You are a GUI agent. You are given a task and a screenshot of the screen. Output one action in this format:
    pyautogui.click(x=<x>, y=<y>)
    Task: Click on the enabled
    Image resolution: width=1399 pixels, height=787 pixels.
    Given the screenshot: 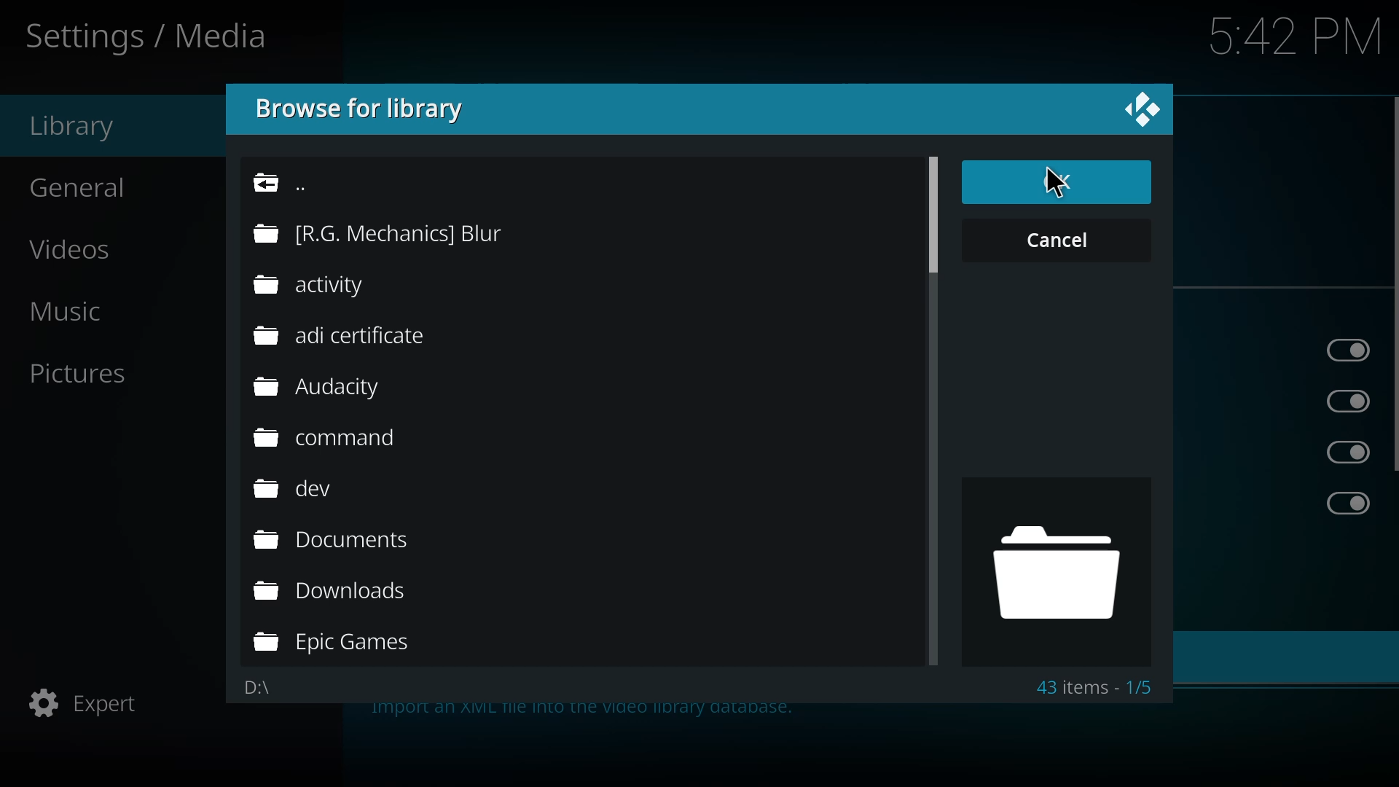 What is the action you would take?
    pyautogui.click(x=1353, y=453)
    